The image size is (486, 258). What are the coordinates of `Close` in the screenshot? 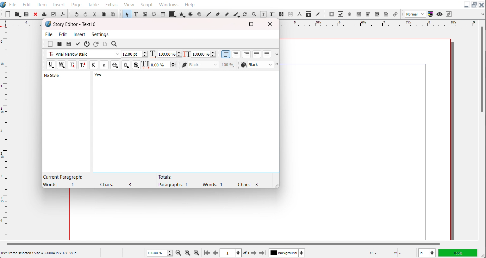 It's located at (271, 24).